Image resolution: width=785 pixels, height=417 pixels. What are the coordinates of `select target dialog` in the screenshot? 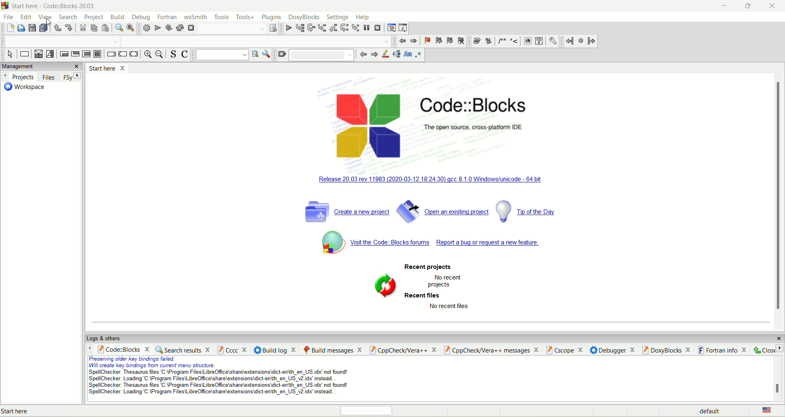 It's located at (273, 28).